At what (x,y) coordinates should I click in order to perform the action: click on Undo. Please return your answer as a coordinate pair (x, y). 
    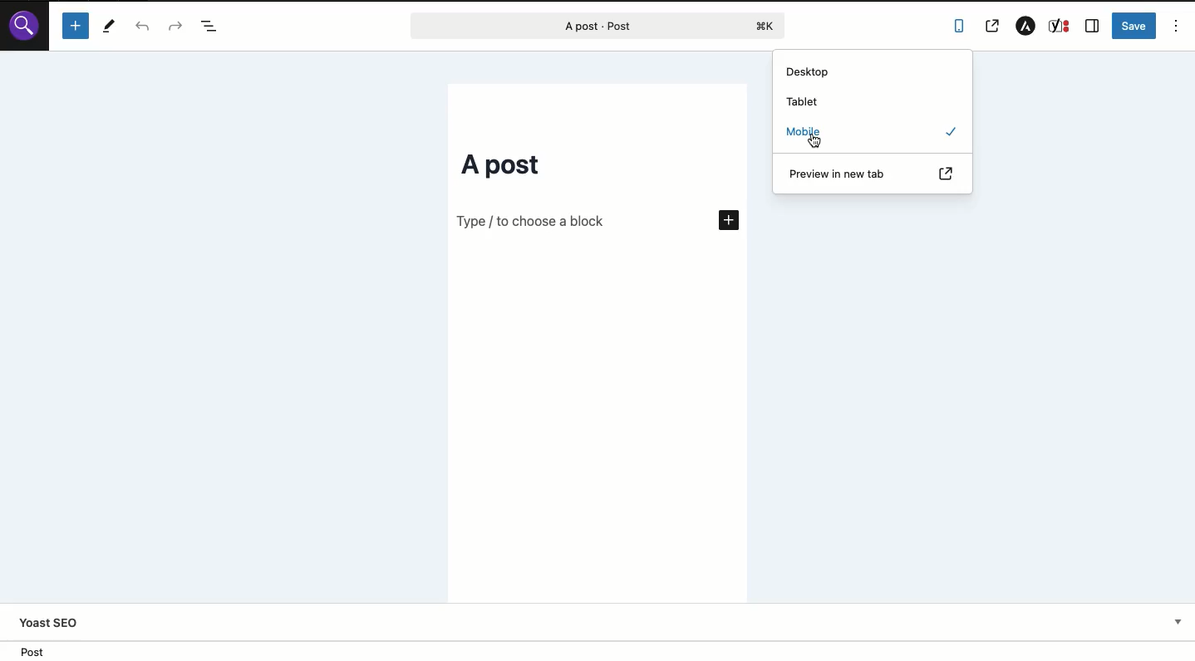
    Looking at the image, I should click on (142, 26).